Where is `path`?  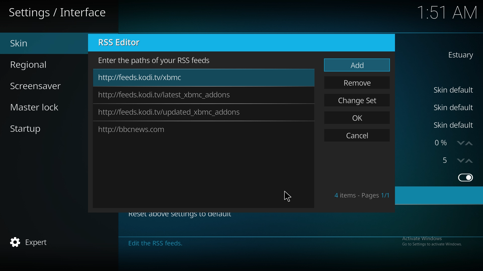
path is located at coordinates (162, 128).